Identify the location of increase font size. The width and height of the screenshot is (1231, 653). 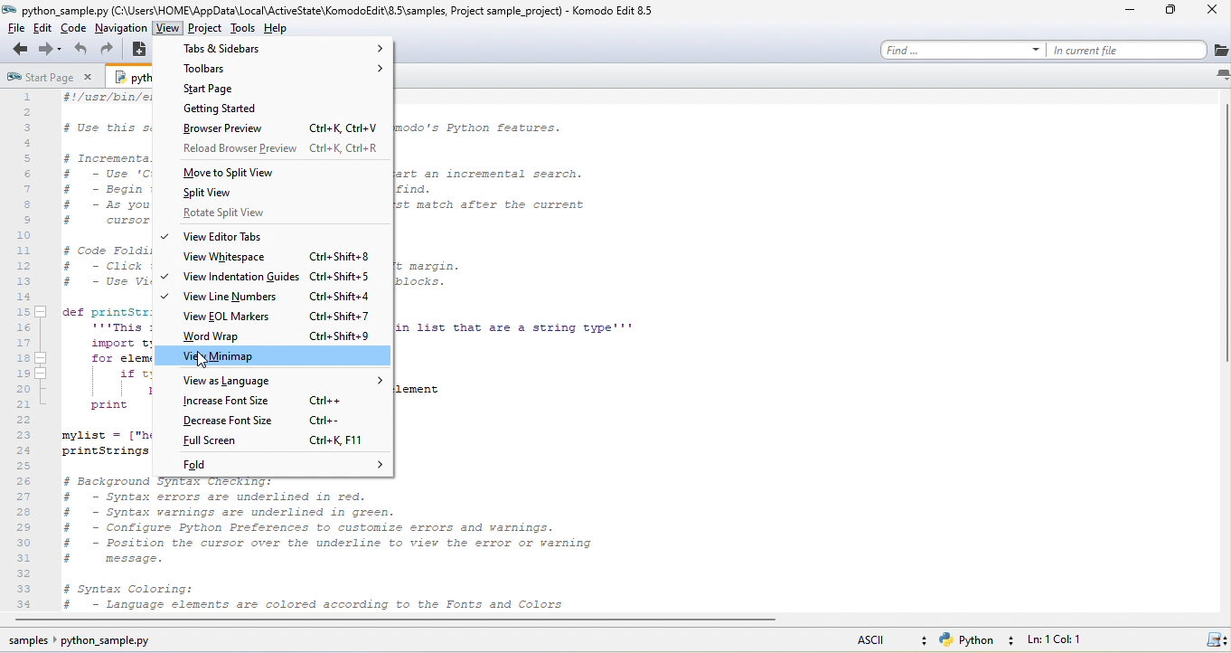
(268, 401).